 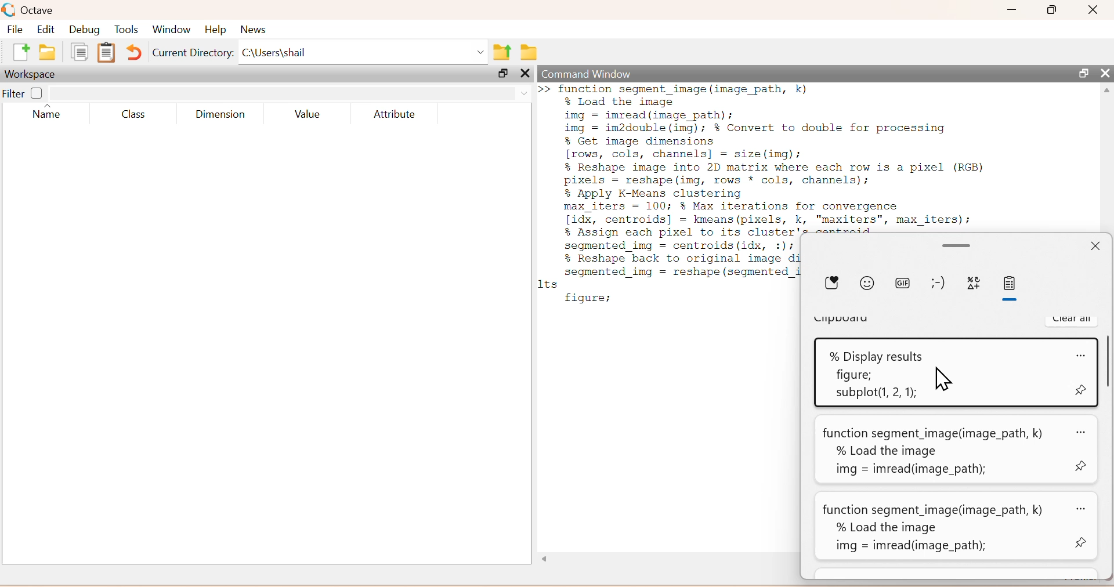 I want to click on C:\Users\shail , so click(x=364, y=55).